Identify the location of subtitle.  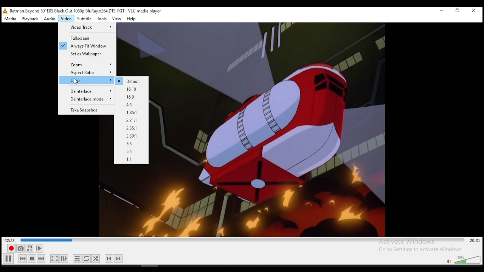
(85, 19).